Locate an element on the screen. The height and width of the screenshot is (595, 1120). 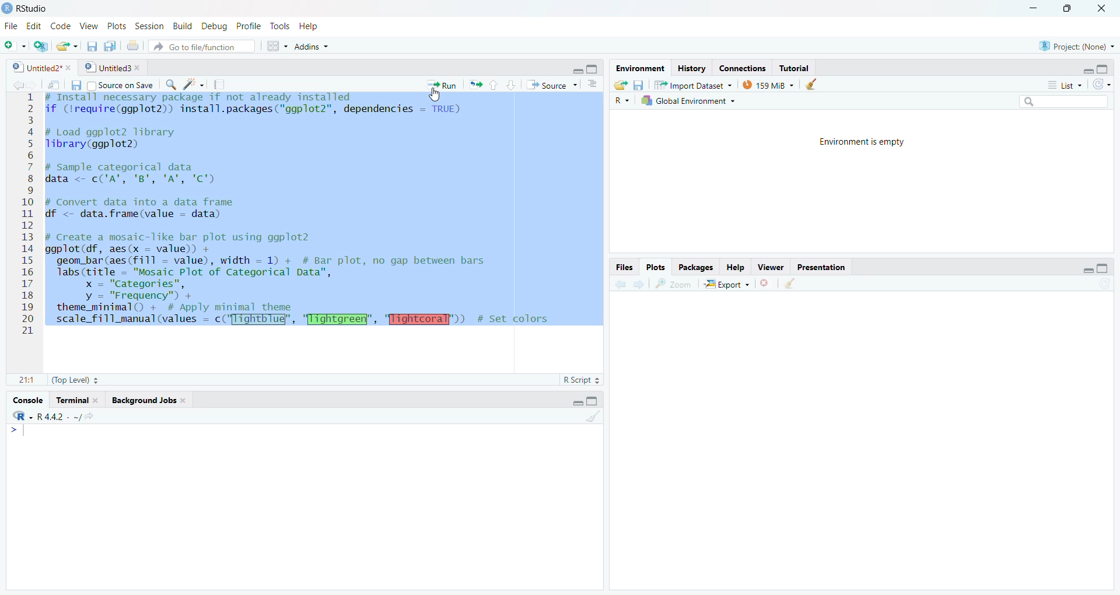
R 4.2.2 . ~ / is located at coordinates (58, 418).